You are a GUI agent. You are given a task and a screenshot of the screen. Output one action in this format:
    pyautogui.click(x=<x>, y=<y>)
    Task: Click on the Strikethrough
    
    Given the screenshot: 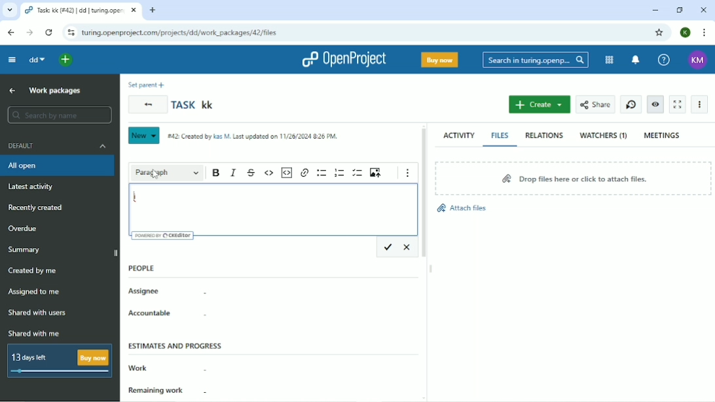 What is the action you would take?
    pyautogui.click(x=252, y=173)
    